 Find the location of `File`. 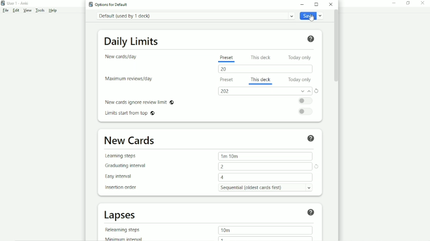

File is located at coordinates (5, 11).